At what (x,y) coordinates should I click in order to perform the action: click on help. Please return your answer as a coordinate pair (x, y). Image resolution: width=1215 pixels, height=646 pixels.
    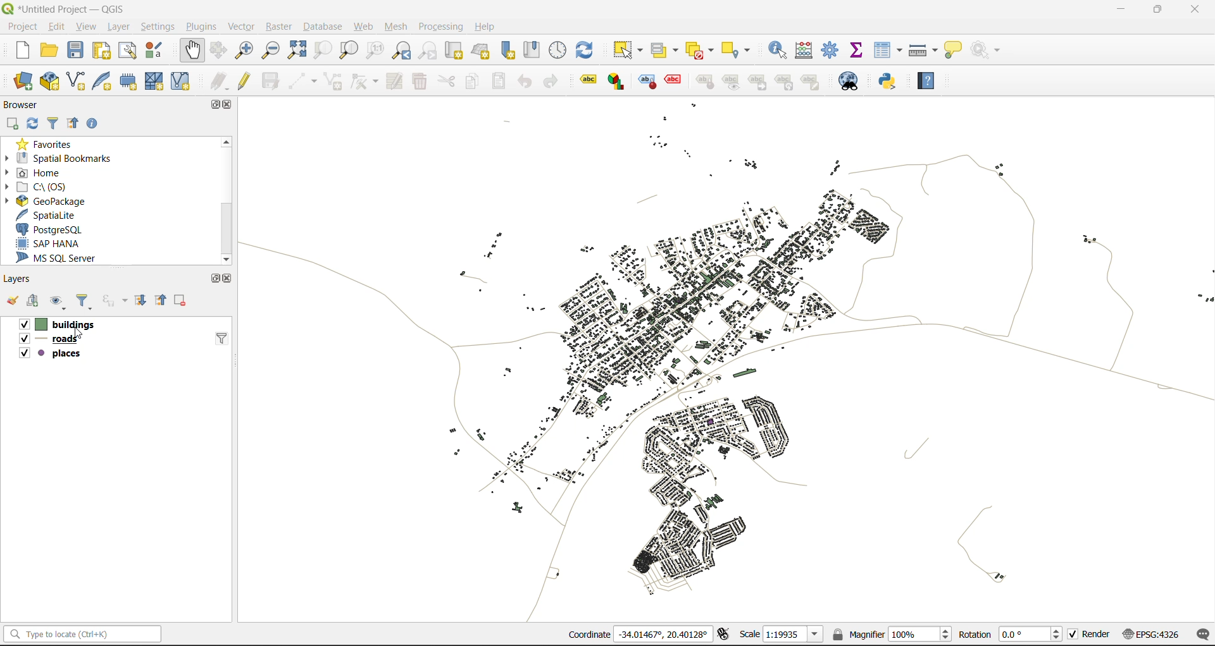
    Looking at the image, I should click on (485, 25).